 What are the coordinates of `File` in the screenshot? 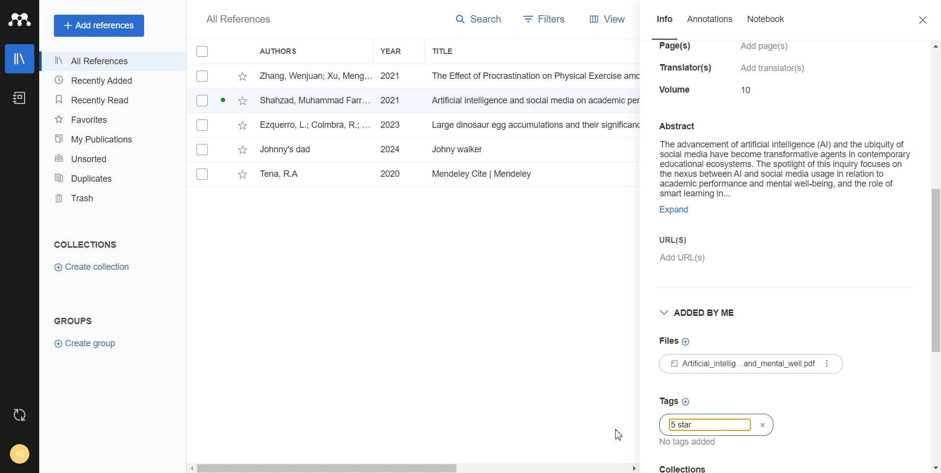 It's located at (673, 341).